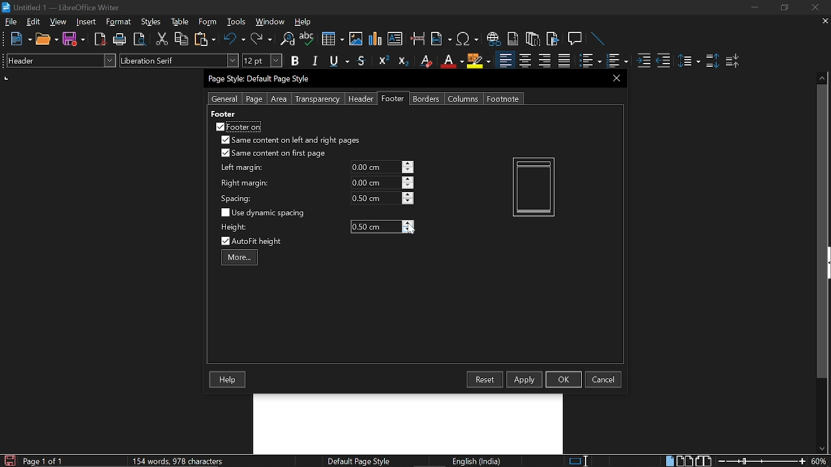  I want to click on Bold, so click(295, 62).